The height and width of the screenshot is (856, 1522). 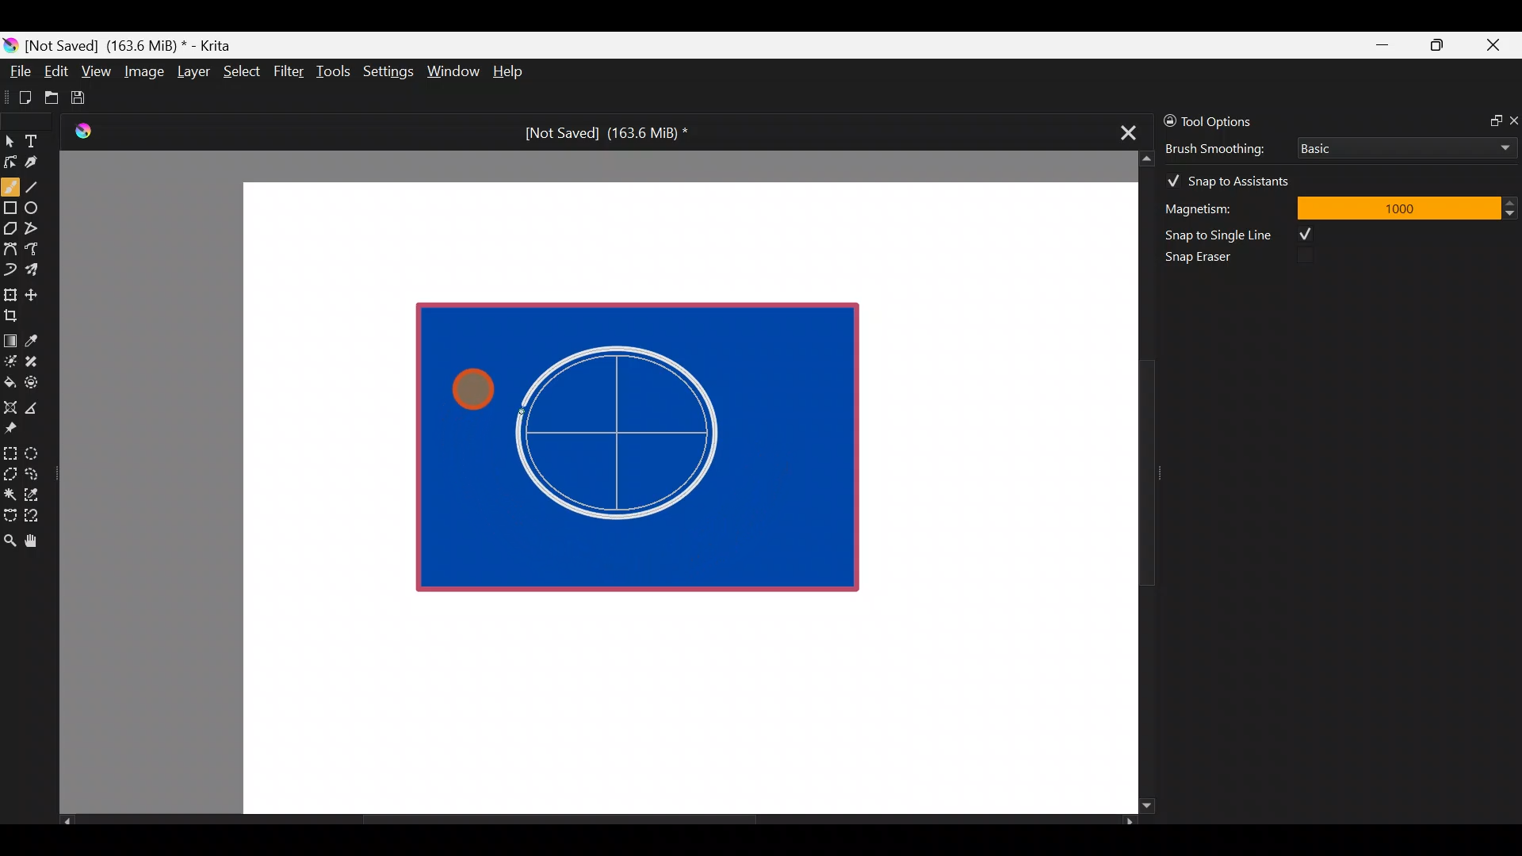 What do you see at coordinates (20, 97) in the screenshot?
I see `Create new document` at bounding box center [20, 97].